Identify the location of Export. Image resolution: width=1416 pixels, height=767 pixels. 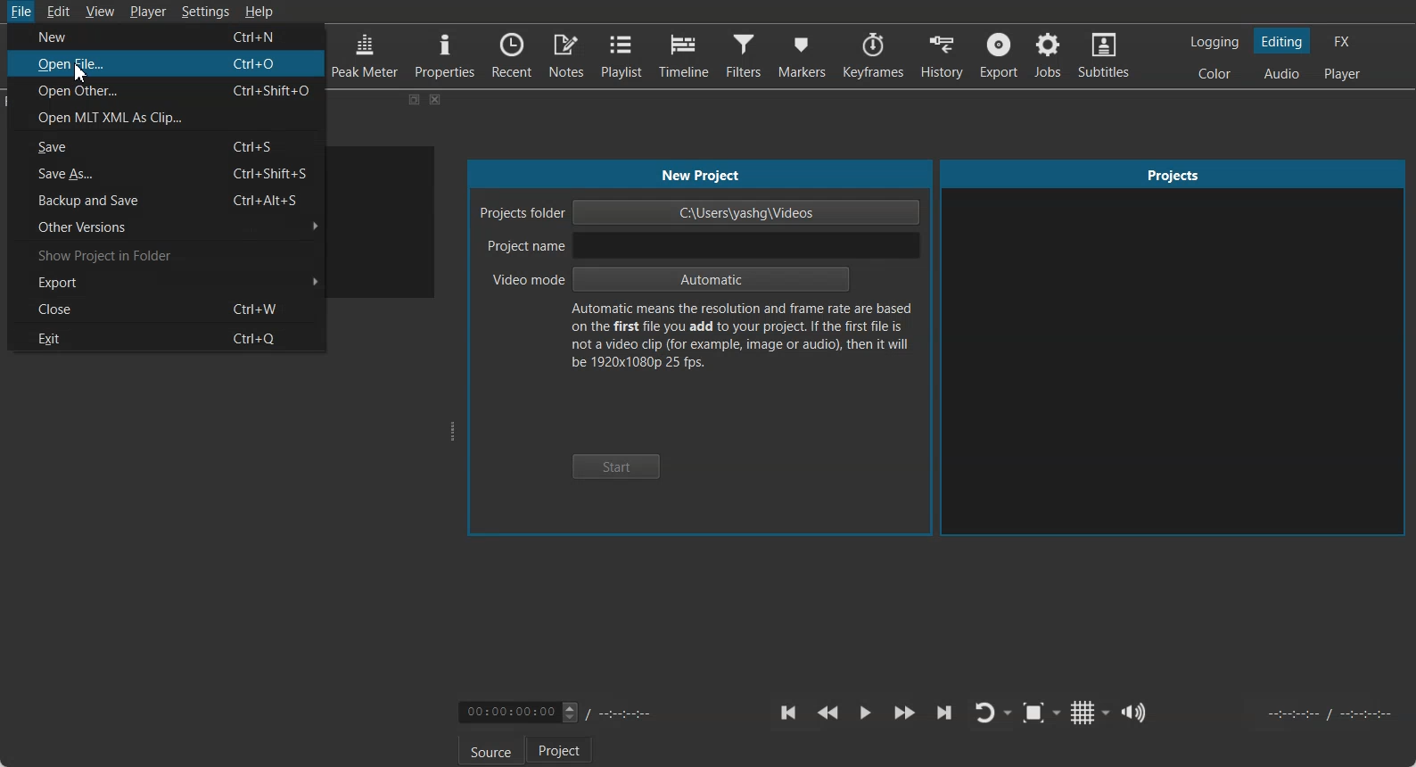
(1001, 55).